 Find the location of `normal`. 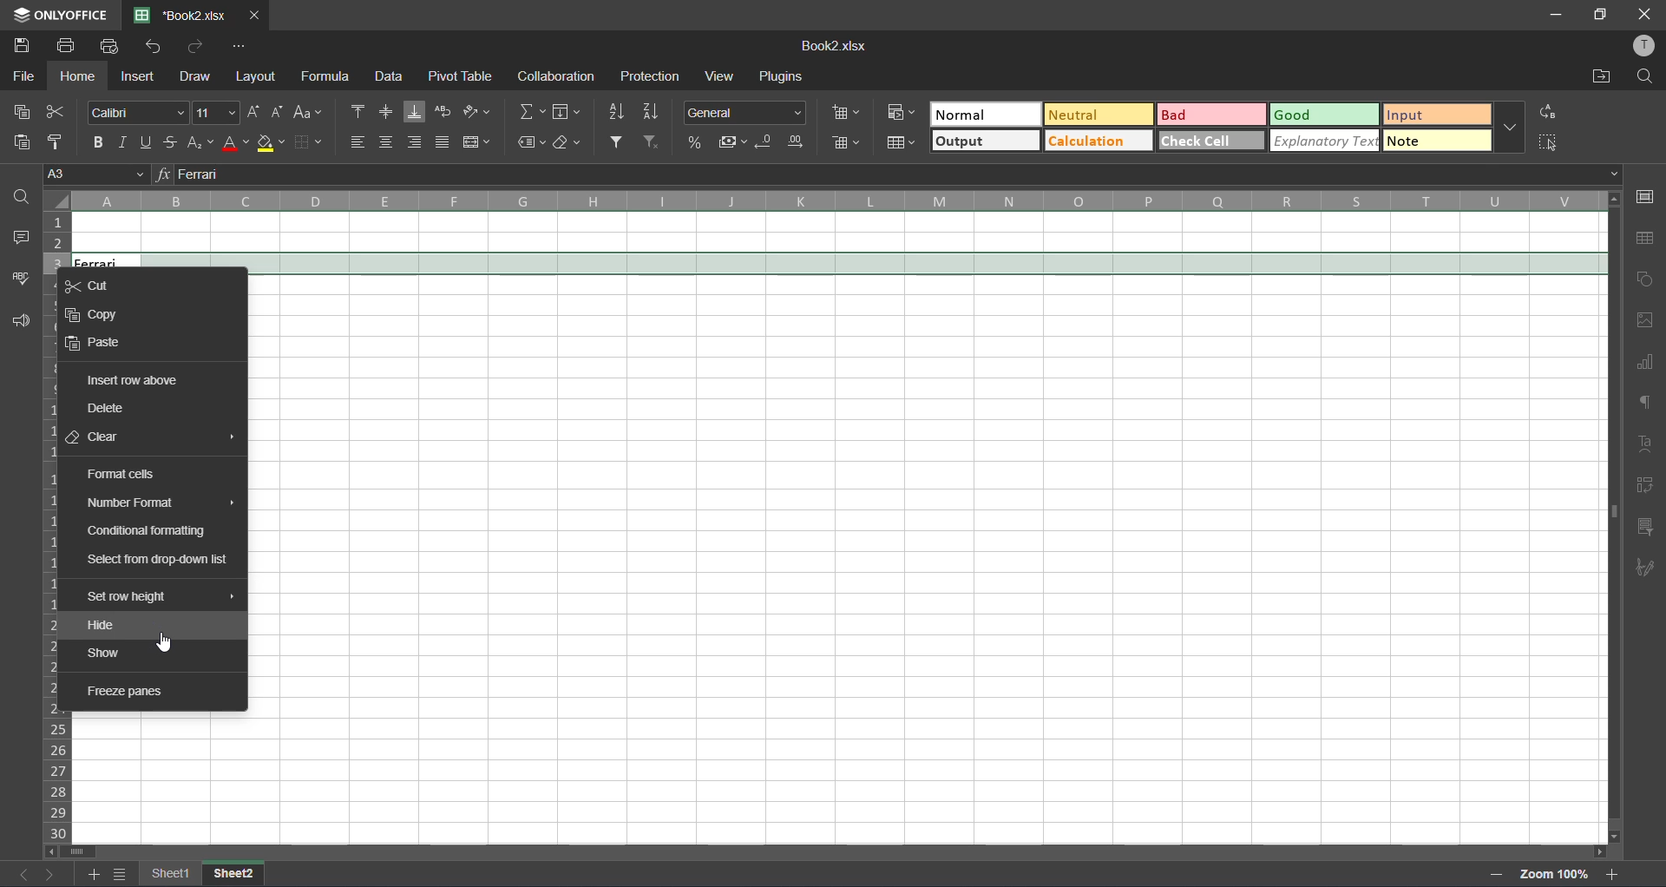

normal is located at coordinates (983, 115).